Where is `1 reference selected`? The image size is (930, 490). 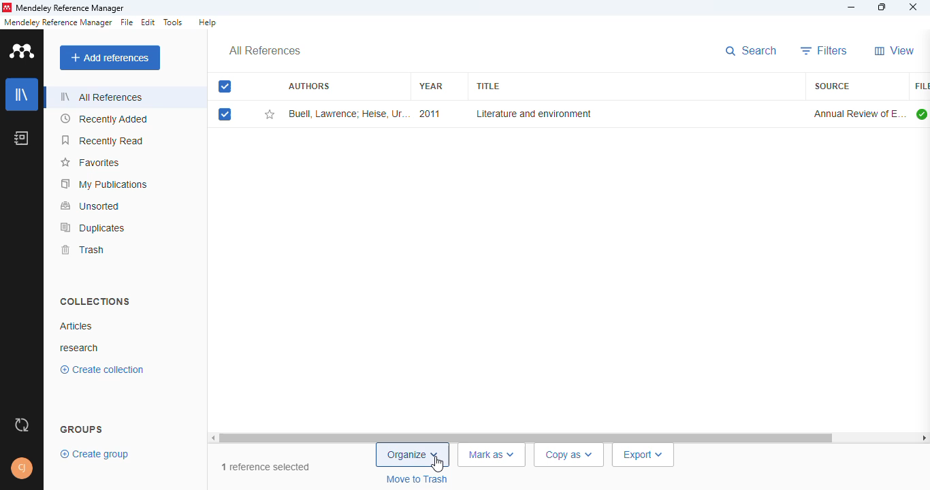
1 reference selected is located at coordinates (266, 468).